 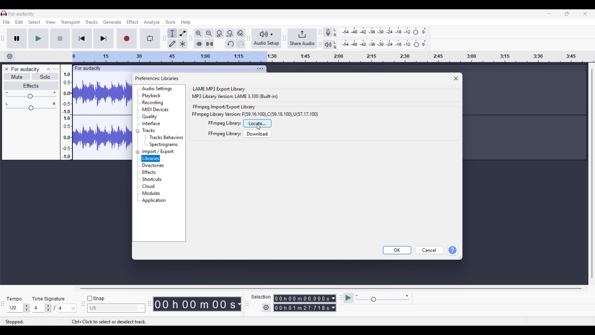 What do you see at coordinates (18, 308) in the screenshot?
I see `Tempo settings` at bounding box center [18, 308].